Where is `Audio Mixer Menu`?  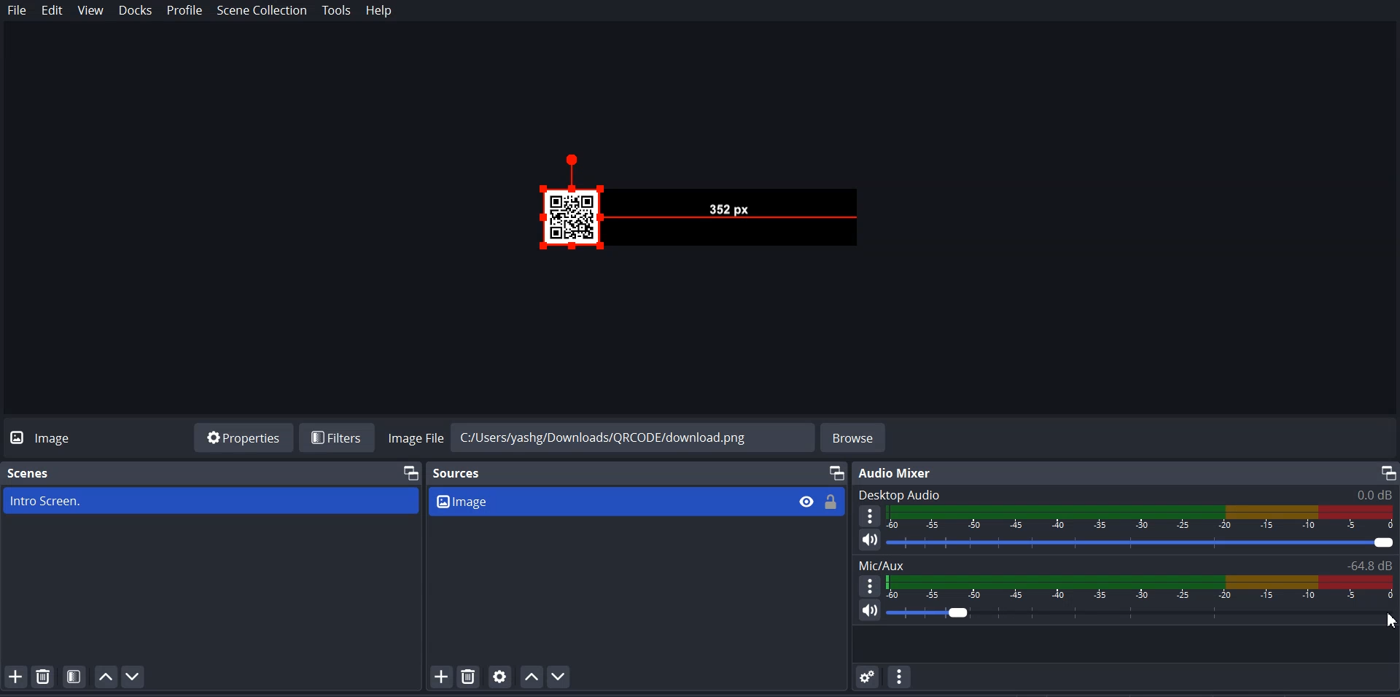 Audio Mixer Menu is located at coordinates (899, 677).